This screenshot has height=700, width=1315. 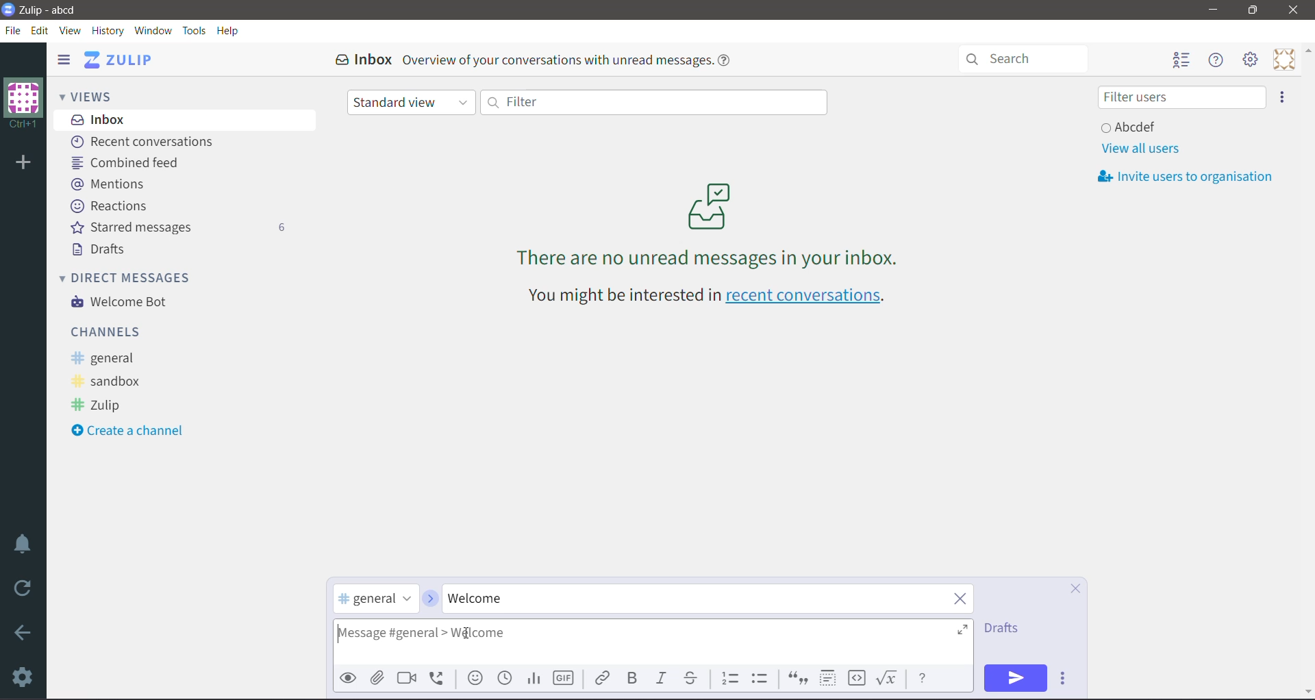 I want to click on View, so click(x=71, y=31).